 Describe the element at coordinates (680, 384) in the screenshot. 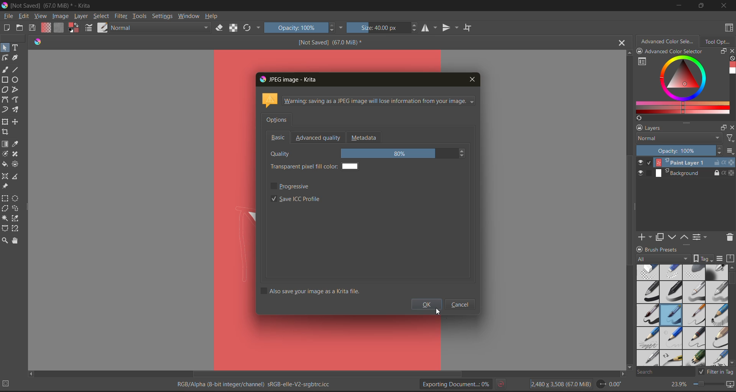

I see `zoom factor` at that location.